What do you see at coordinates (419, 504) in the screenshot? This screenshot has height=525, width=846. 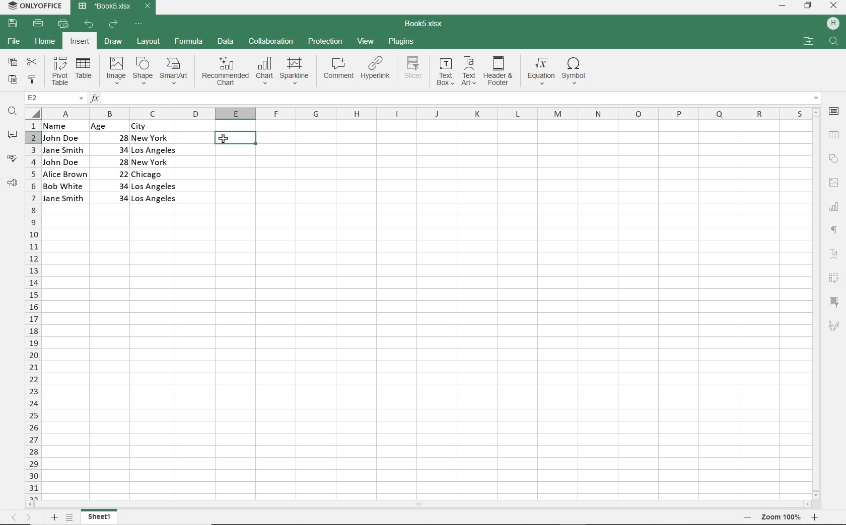 I see `SCROLLBAR` at bounding box center [419, 504].